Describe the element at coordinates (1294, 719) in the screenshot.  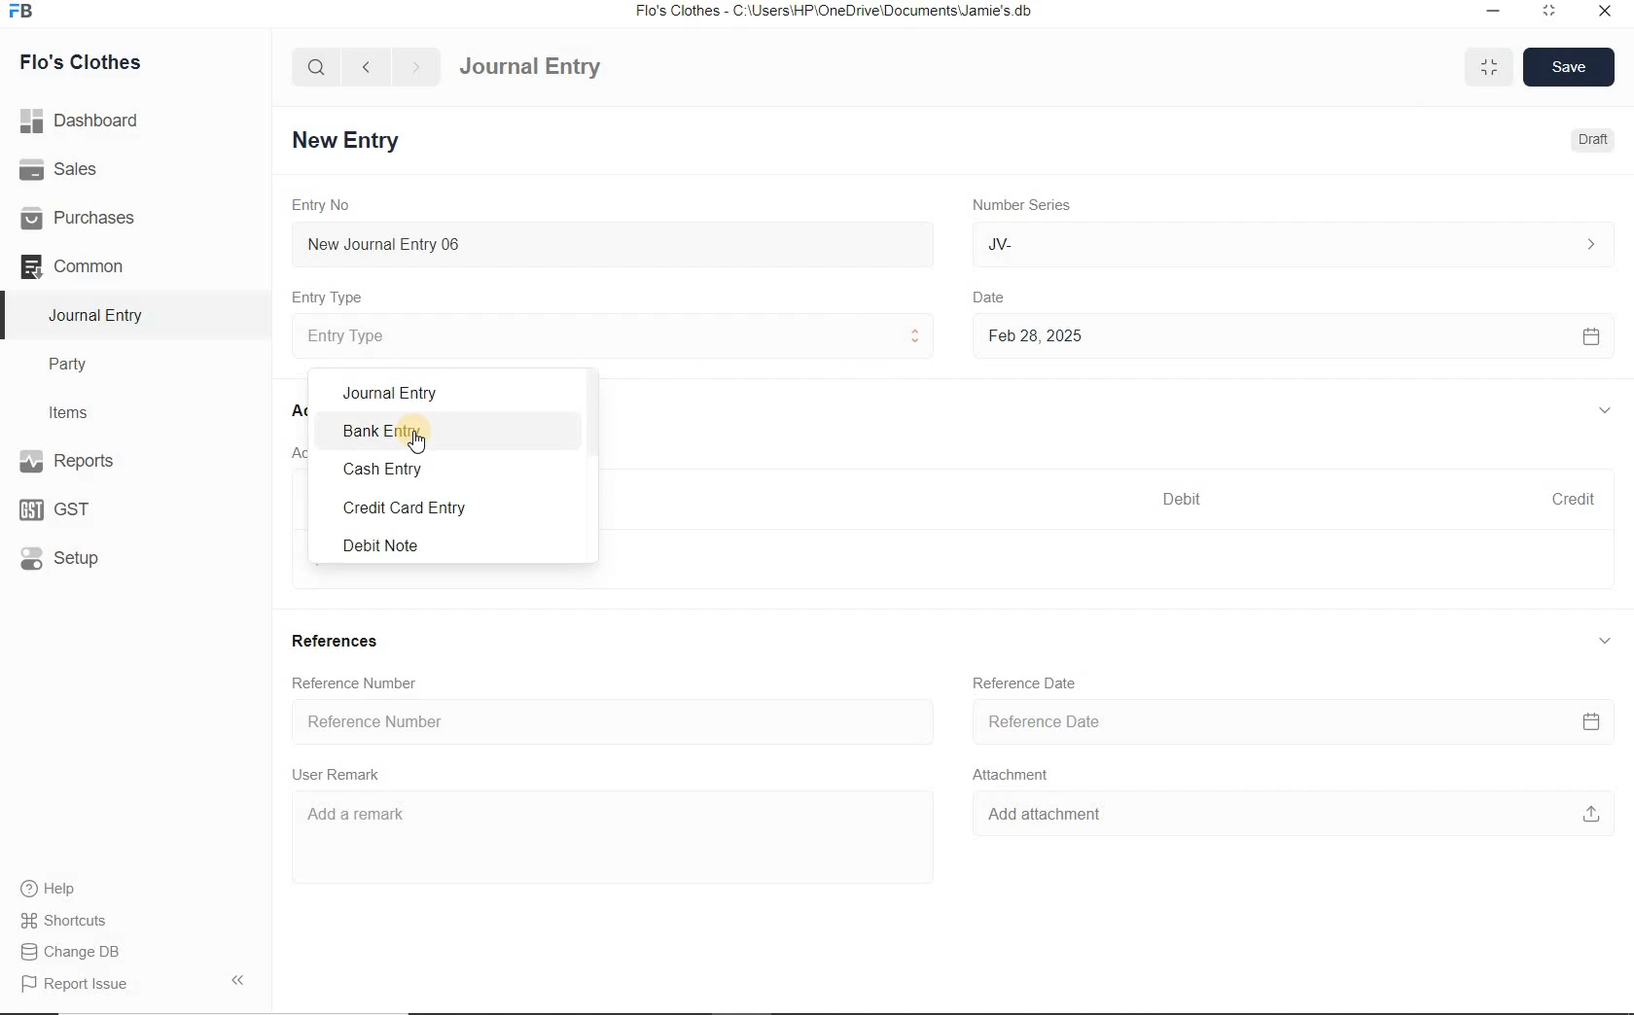
I see `Reference Date` at that location.